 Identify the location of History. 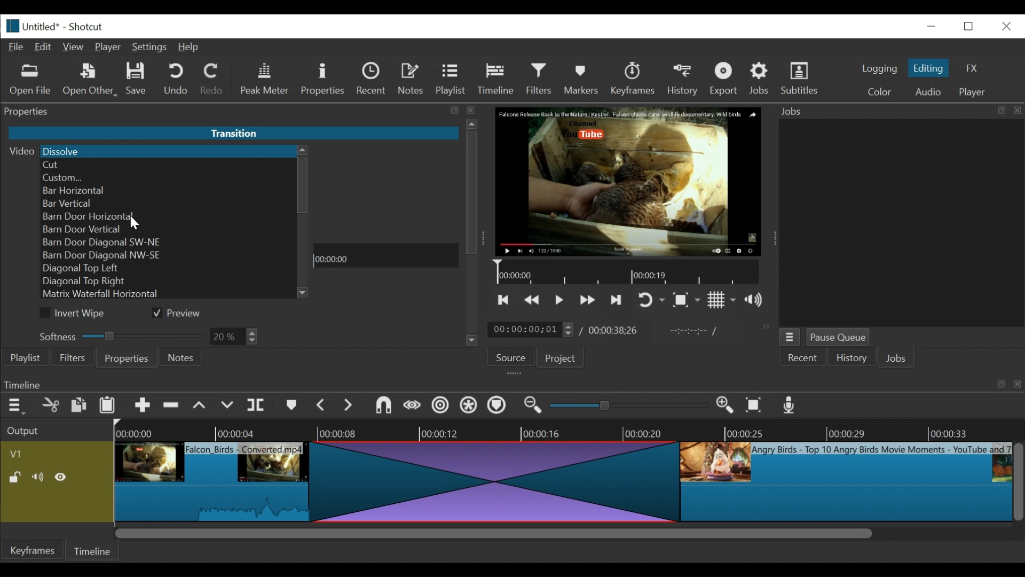
(684, 79).